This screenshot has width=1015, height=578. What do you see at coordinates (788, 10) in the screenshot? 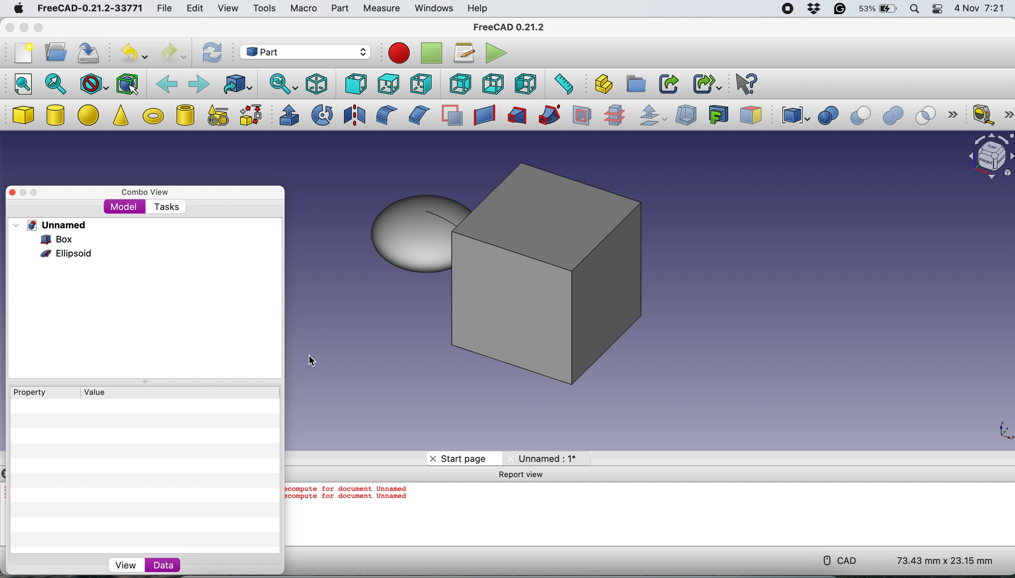
I see `screen recorder` at bounding box center [788, 10].